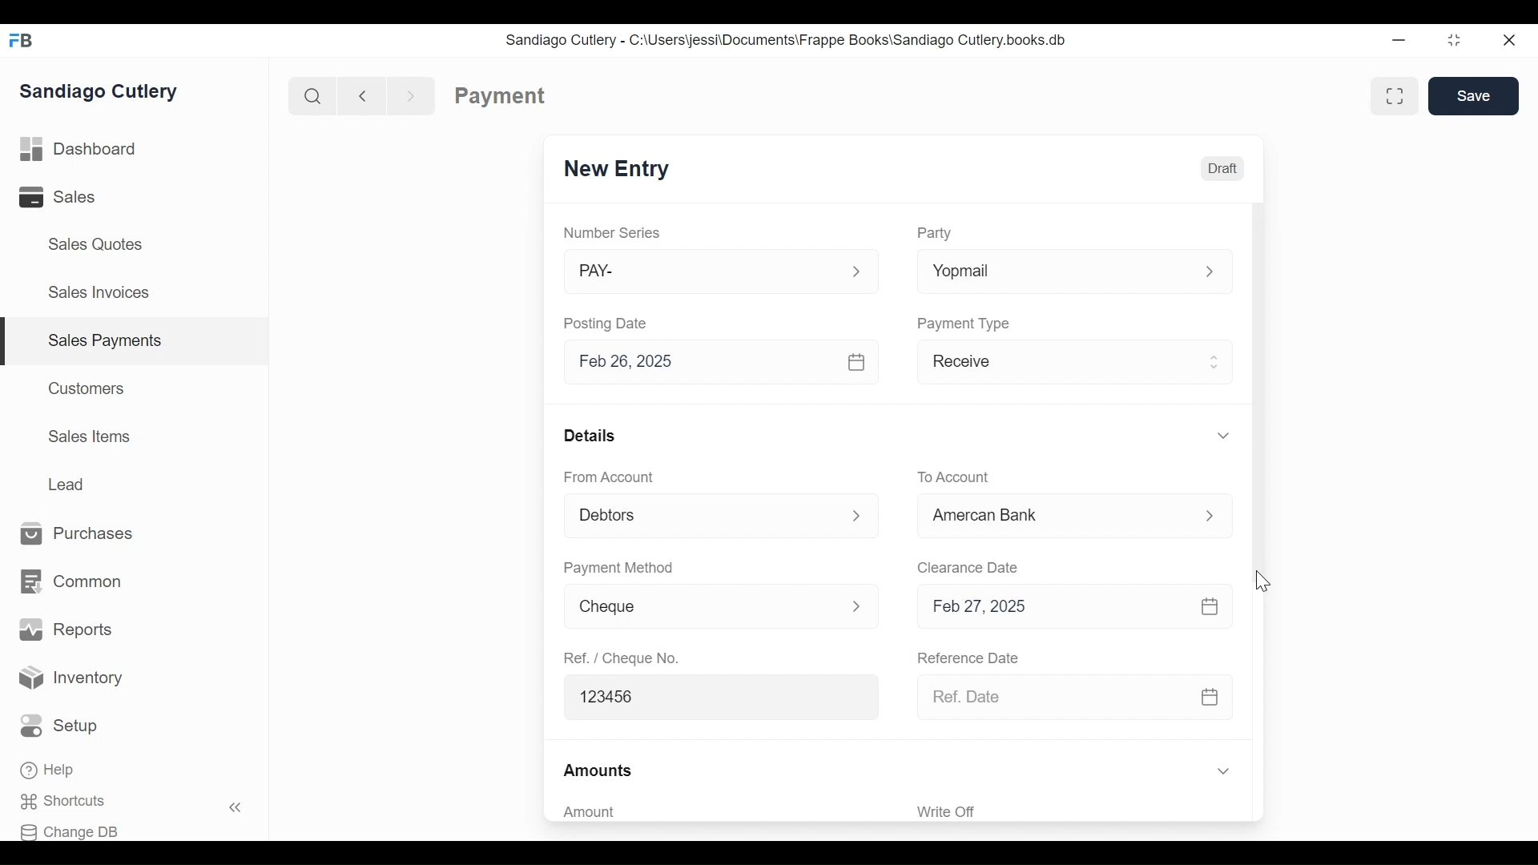 The height and width of the screenshot is (865, 1538). Describe the element at coordinates (1222, 772) in the screenshot. I see `Expand` at that location.